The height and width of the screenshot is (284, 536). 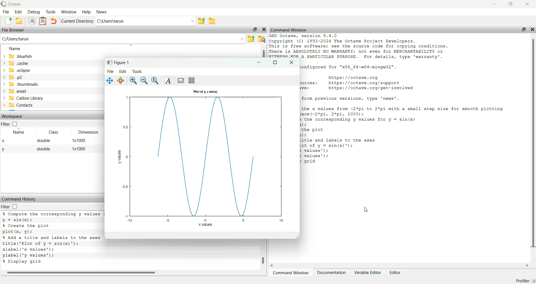 What do you see at coordinates (13, 77) in the screenshot?
I see `.p2` at bounding box center [13, 77].